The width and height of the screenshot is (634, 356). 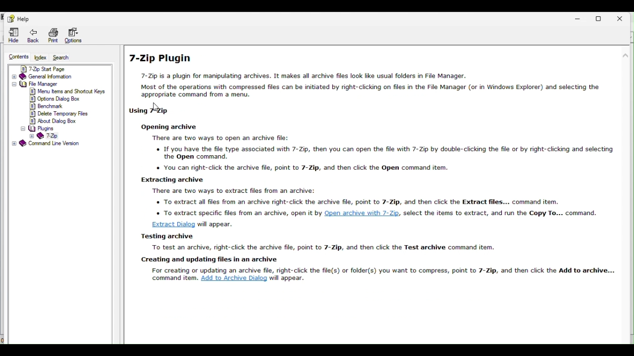 I want to click on Testing archive, so click(x=167, y=237).